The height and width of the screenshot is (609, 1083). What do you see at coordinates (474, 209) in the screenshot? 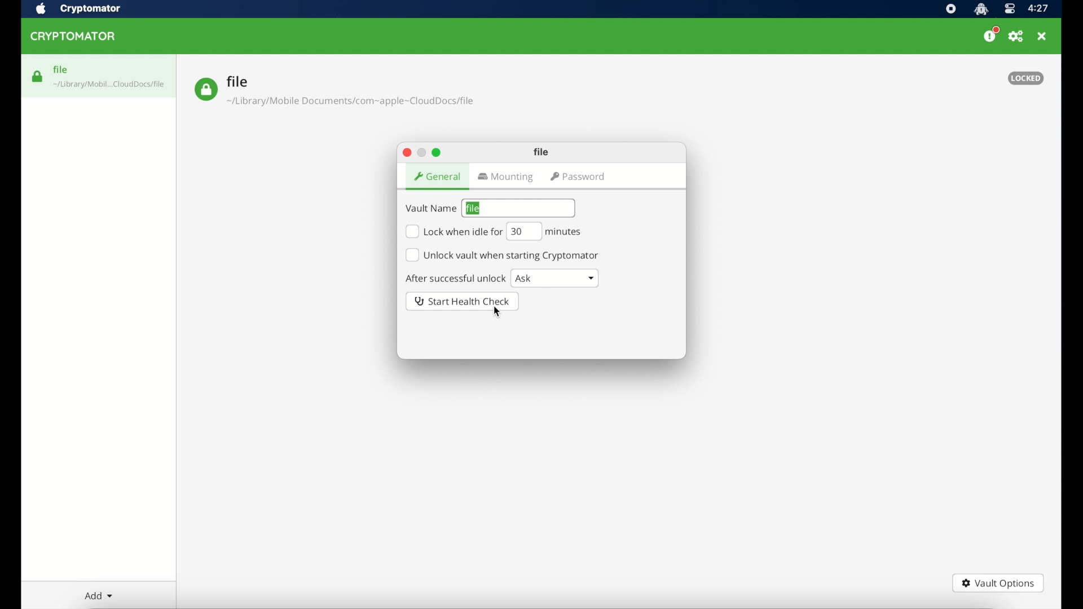
I see `file` at bounding box center [474, 209].